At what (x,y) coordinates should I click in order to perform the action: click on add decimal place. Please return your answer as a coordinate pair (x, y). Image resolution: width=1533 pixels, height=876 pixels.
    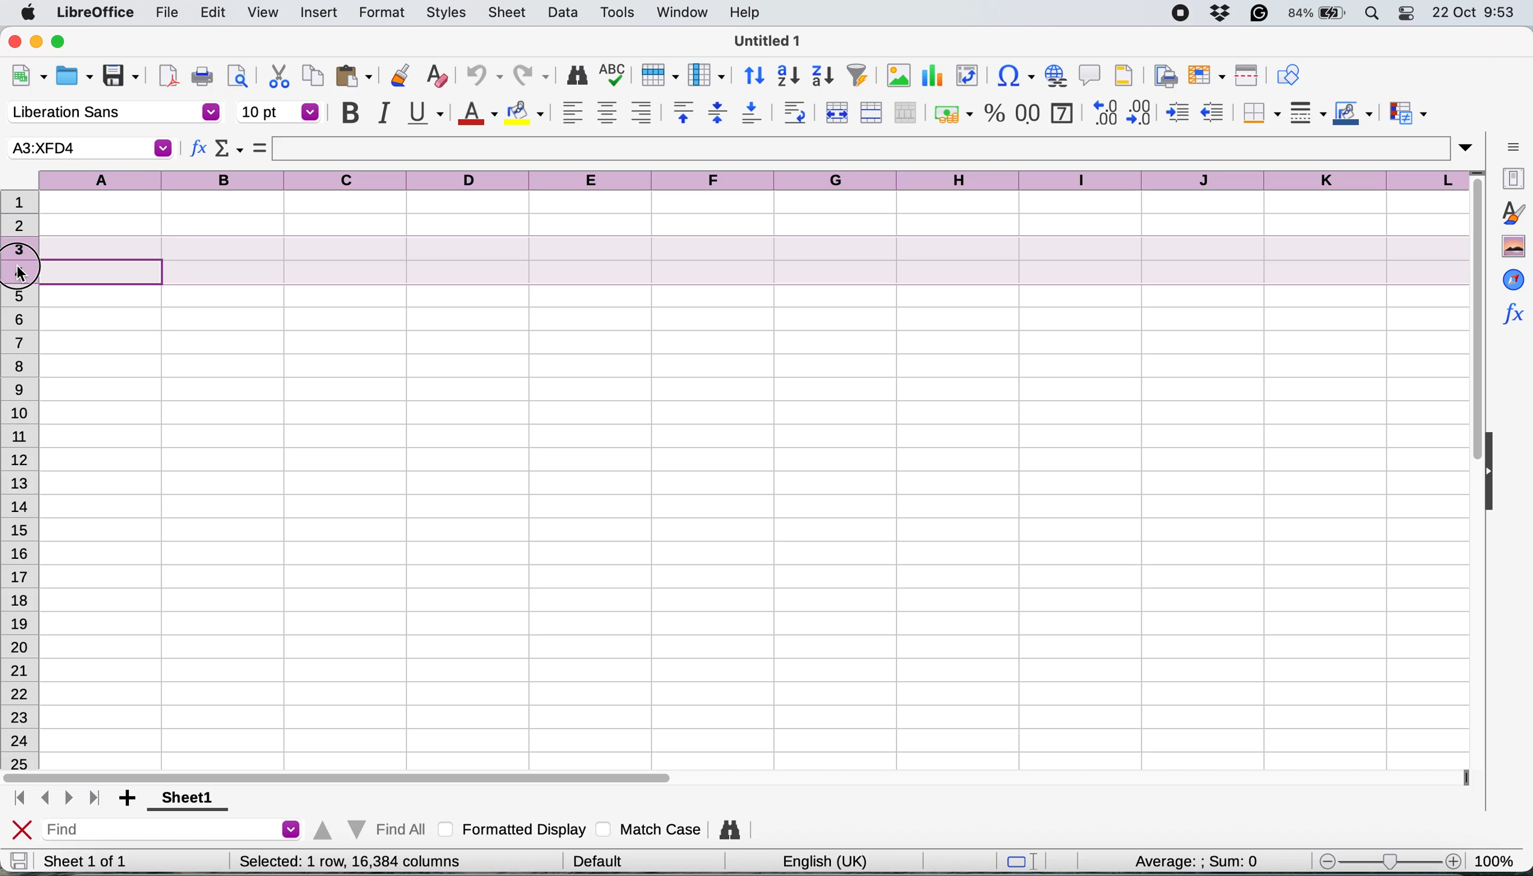
    Looking at the image, I should click on (1102, 112).